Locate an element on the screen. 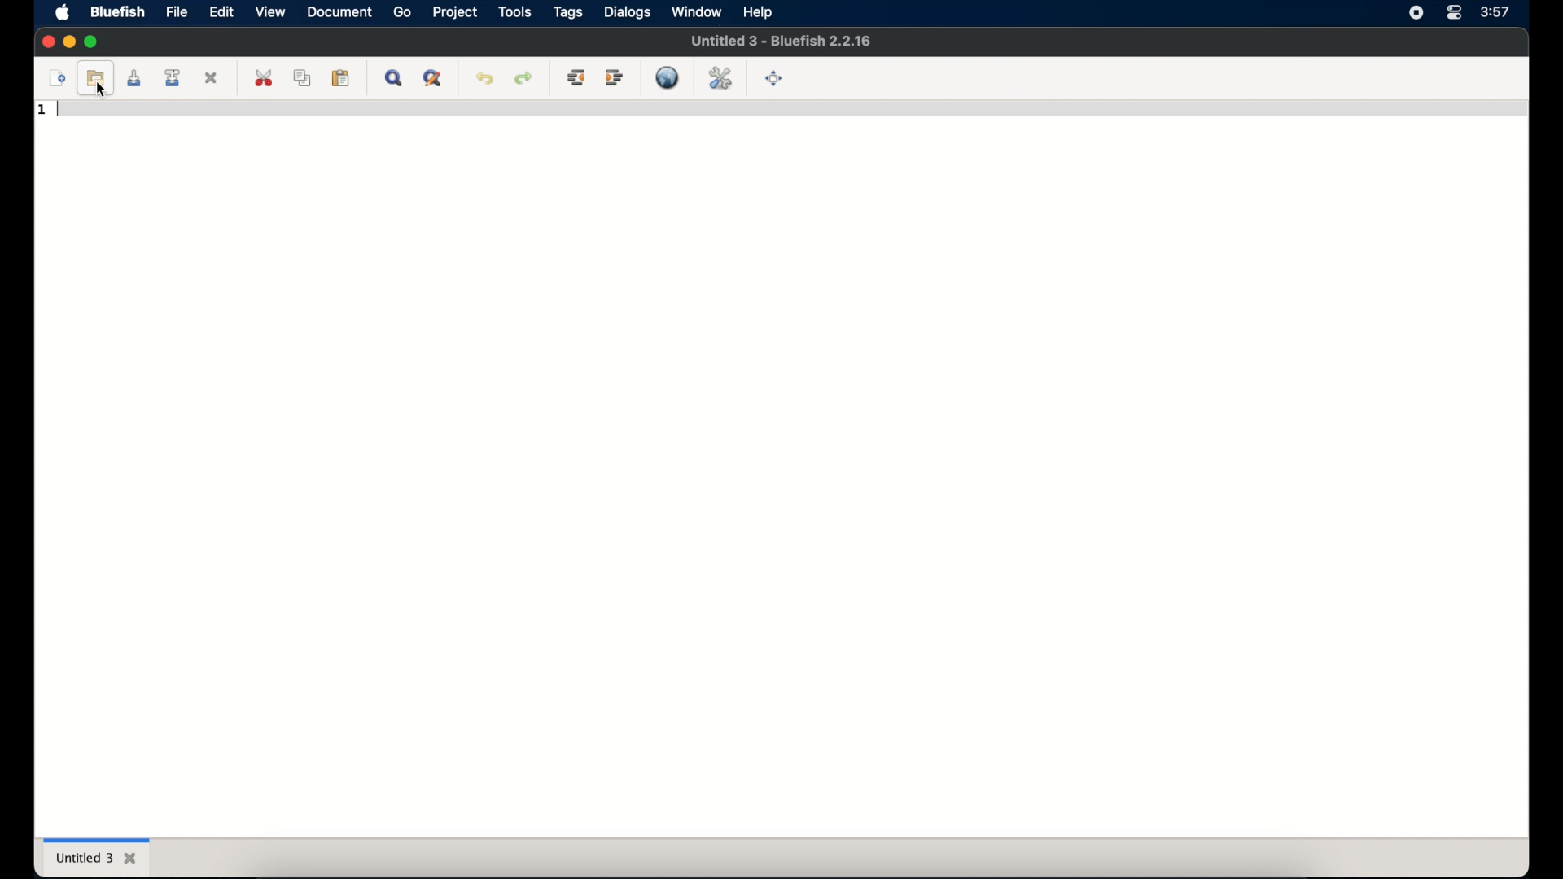  cursor is located at coordinates (99, 88).